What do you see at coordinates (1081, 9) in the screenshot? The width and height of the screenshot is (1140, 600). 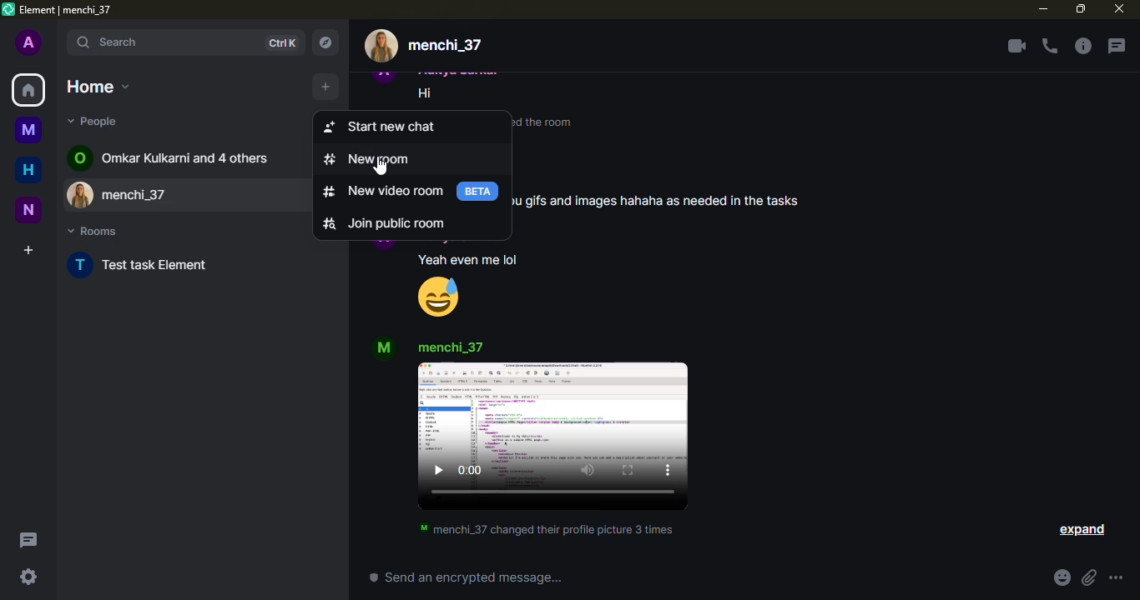 I see `maximize` at bounding box center [1081, 9].